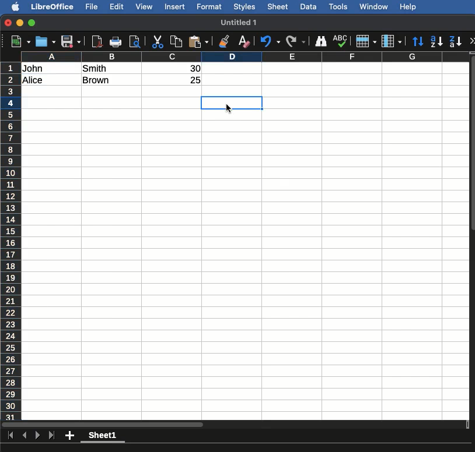 The image size is (475, 452). Describe the element at coordinates (246, 55) in the screenshot. I see `columns` at that location.